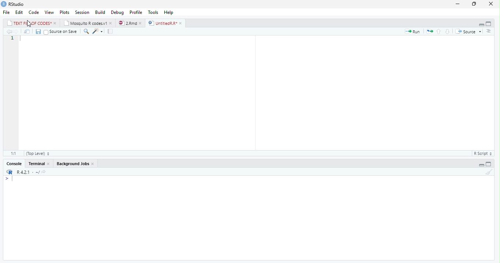 The width and height of the screenshot is (500, 263). Describe the element at coordinates (27, 32) in the screenshot. I see `Open in new window` at that location.